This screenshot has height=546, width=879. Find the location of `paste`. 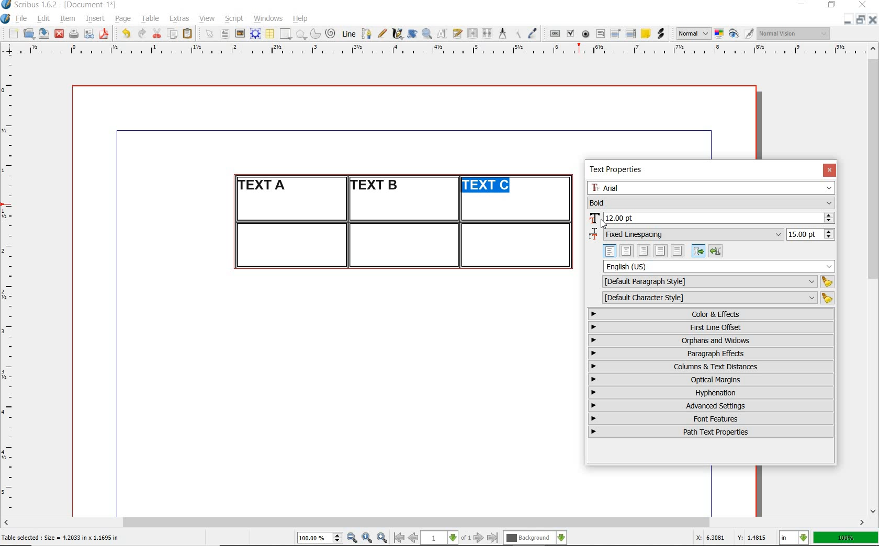

paste is located at coordinates (189, 34).